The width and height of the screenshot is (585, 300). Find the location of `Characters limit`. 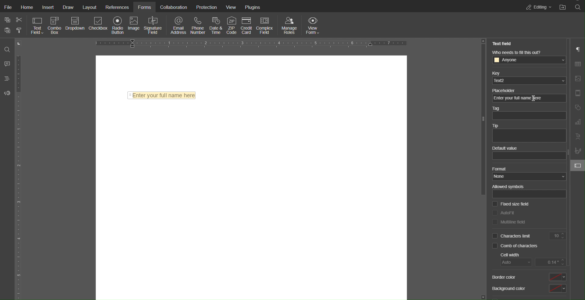

Characters limit is located at coordinates (512, 236).